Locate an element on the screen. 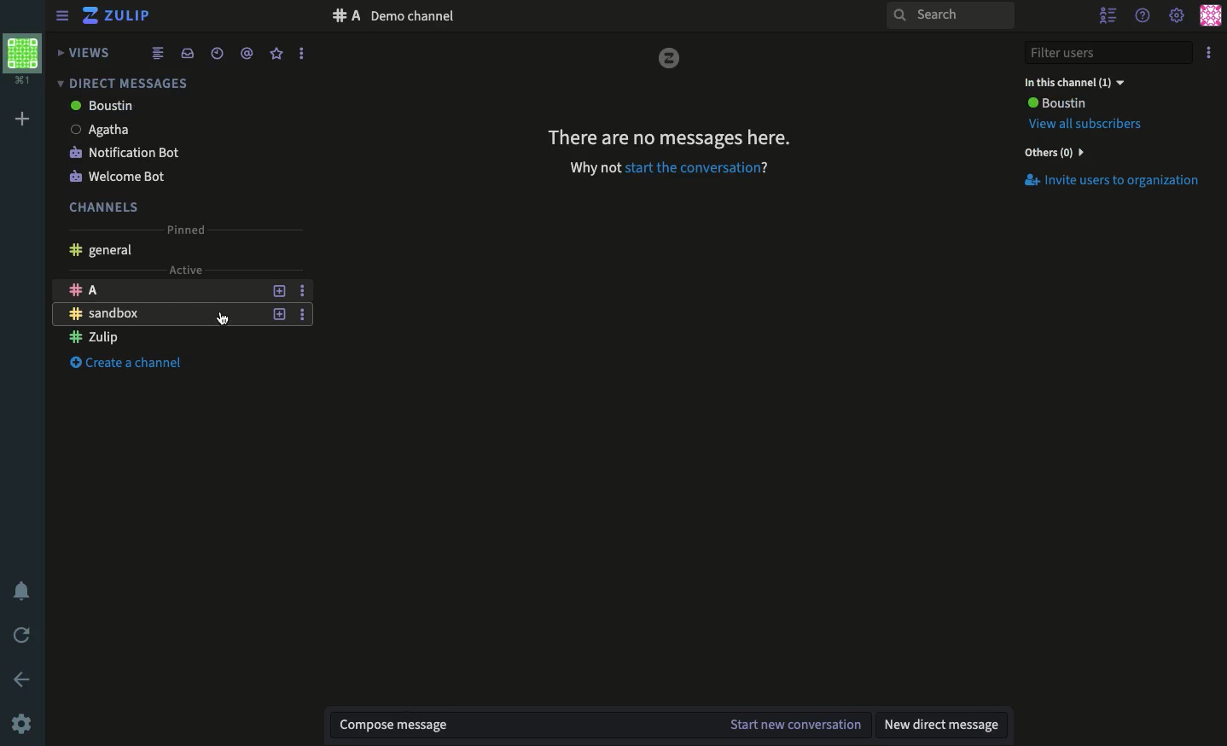 The width and height of the screenshot is (1227, 746). Invite users is located at coordinates (1111, 180).